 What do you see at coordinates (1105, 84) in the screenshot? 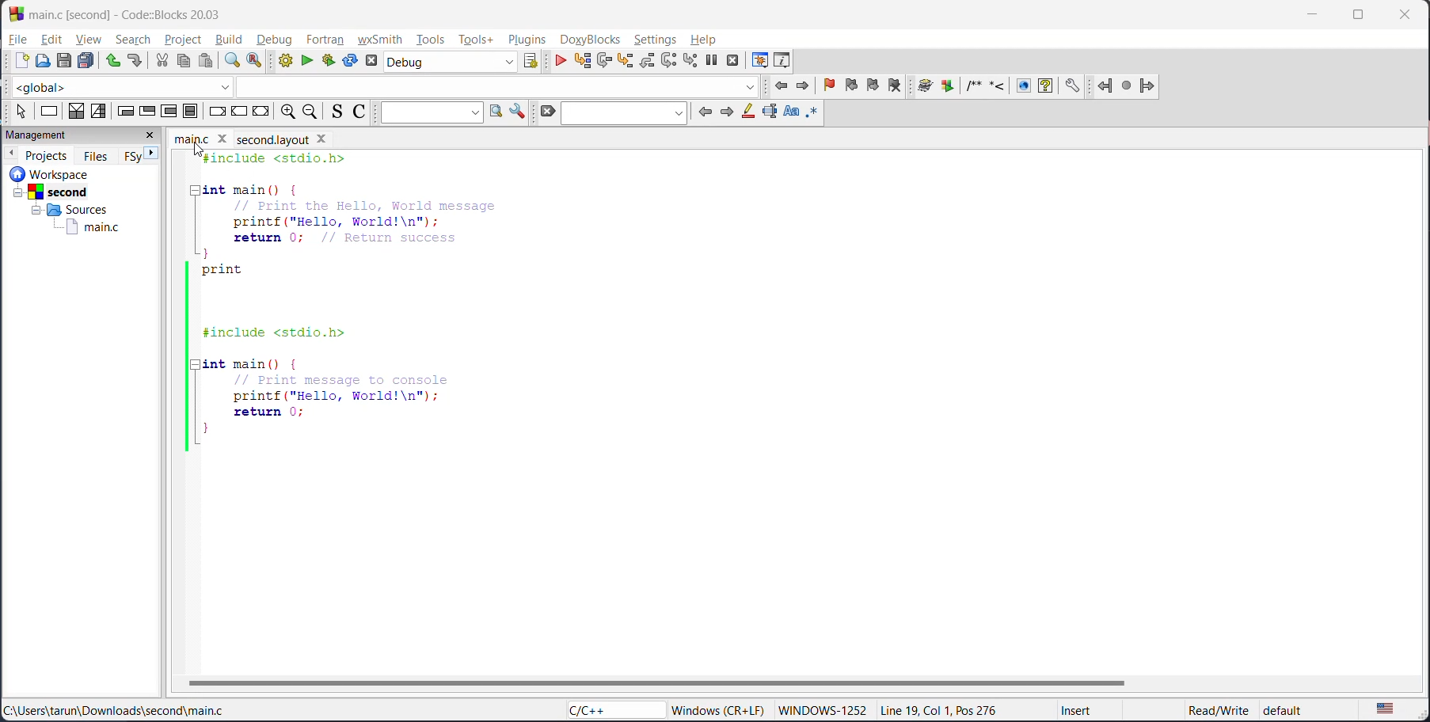
I see `jump backword` at bounding box center [1105, 84].